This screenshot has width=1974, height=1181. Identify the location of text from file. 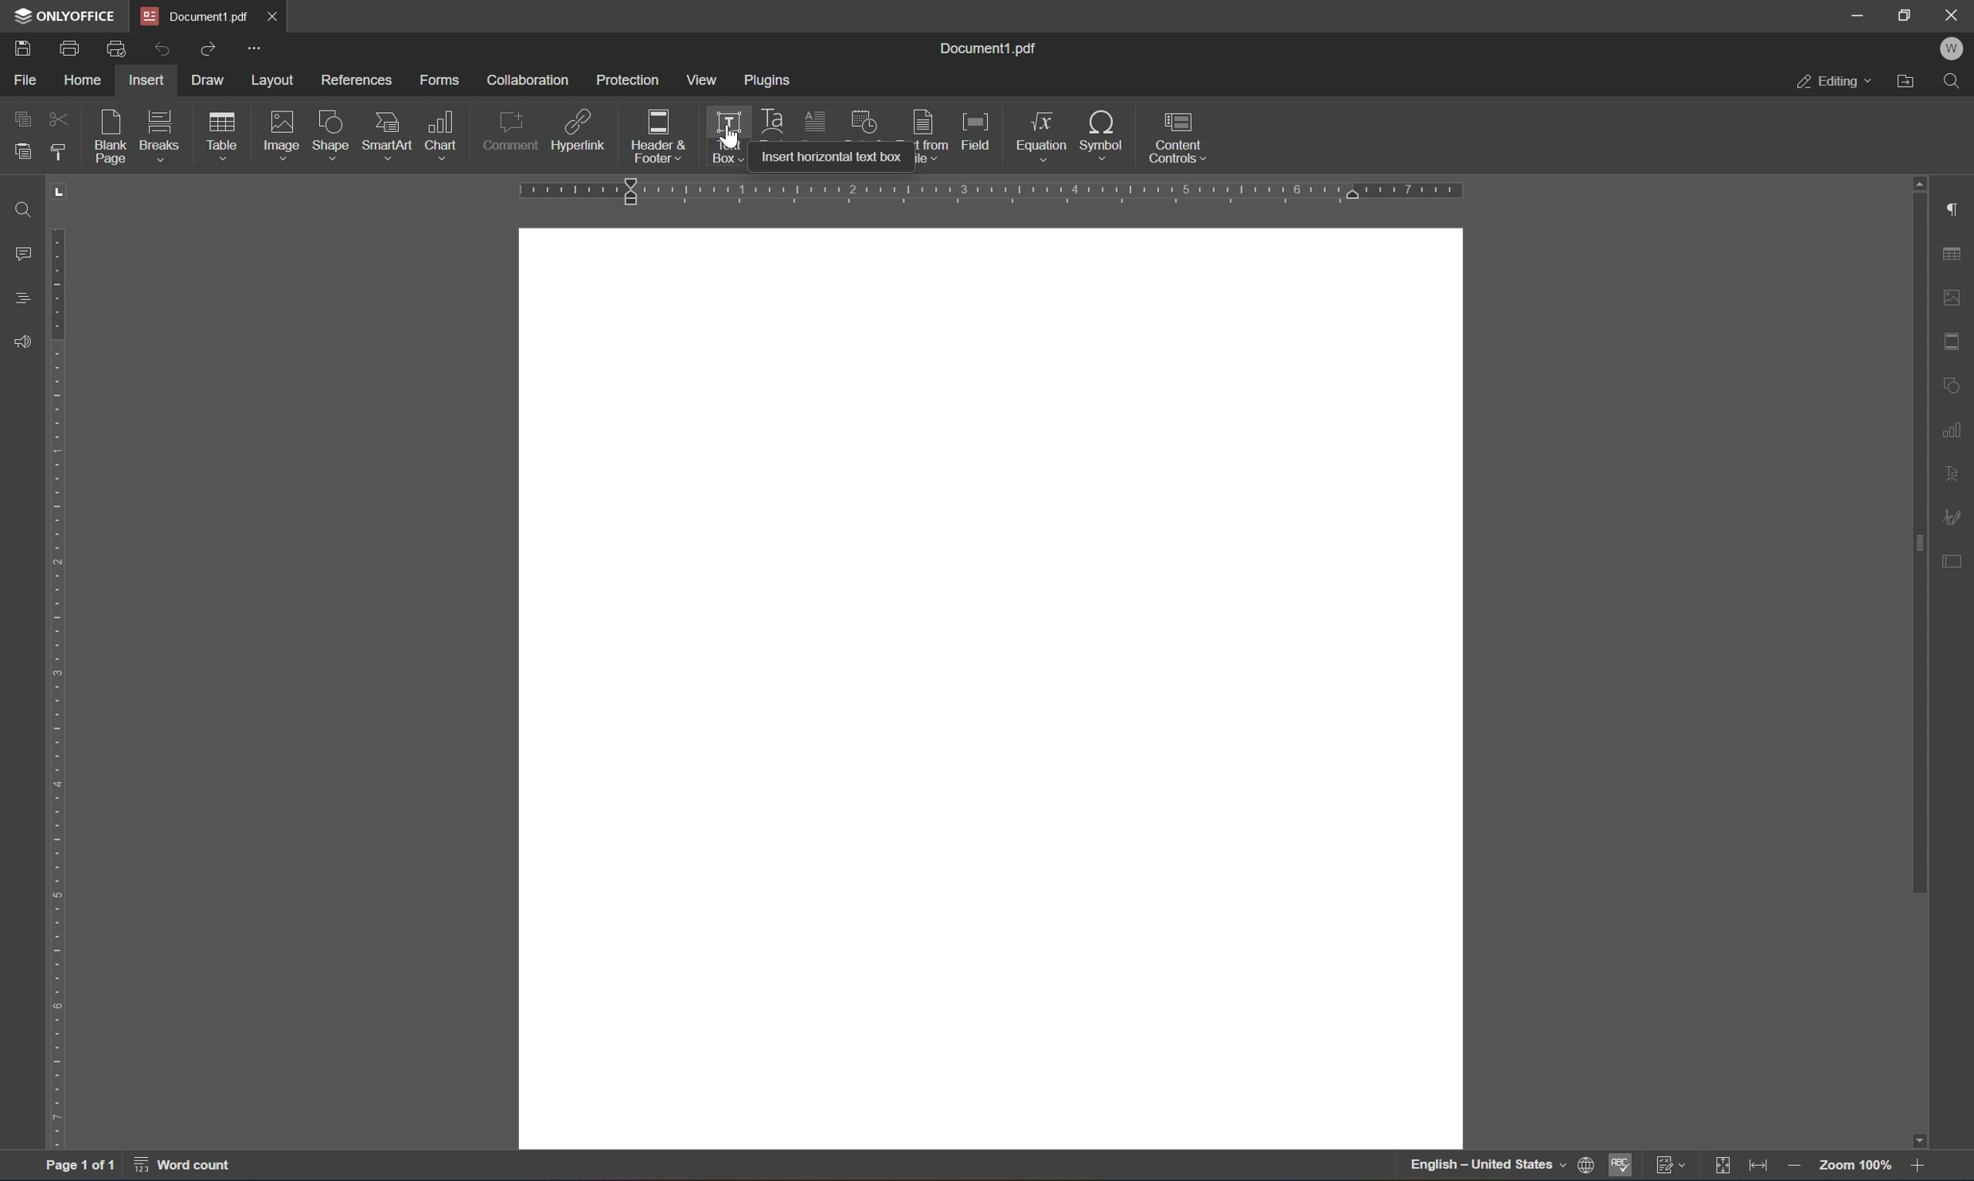
(932, 136).